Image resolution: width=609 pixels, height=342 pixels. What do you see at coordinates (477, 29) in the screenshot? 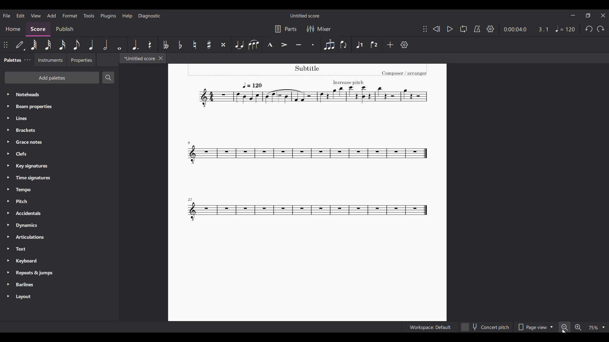
I see `Metronome` at bounding box center [477, 29].